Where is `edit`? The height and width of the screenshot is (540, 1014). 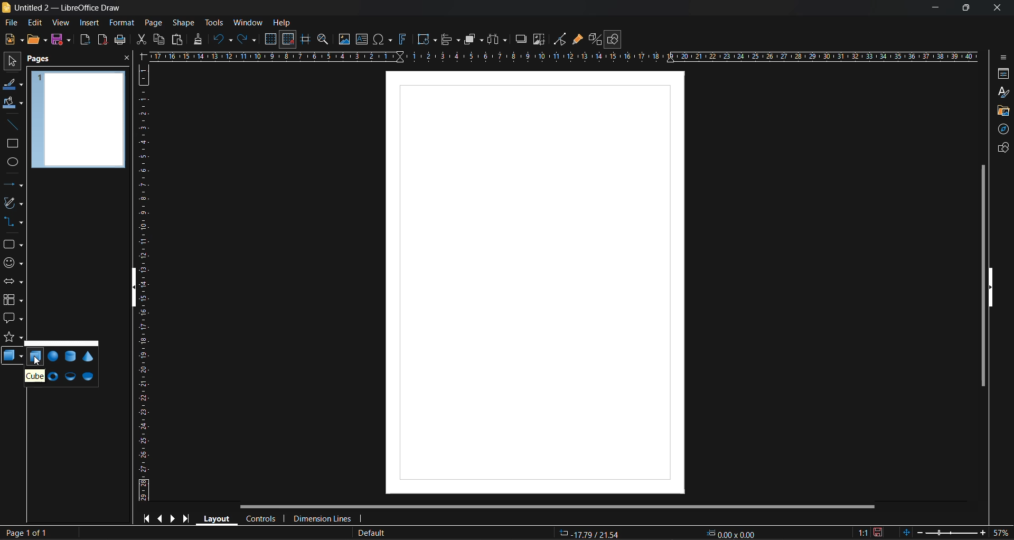 edit is located at coordinates (34, 22).